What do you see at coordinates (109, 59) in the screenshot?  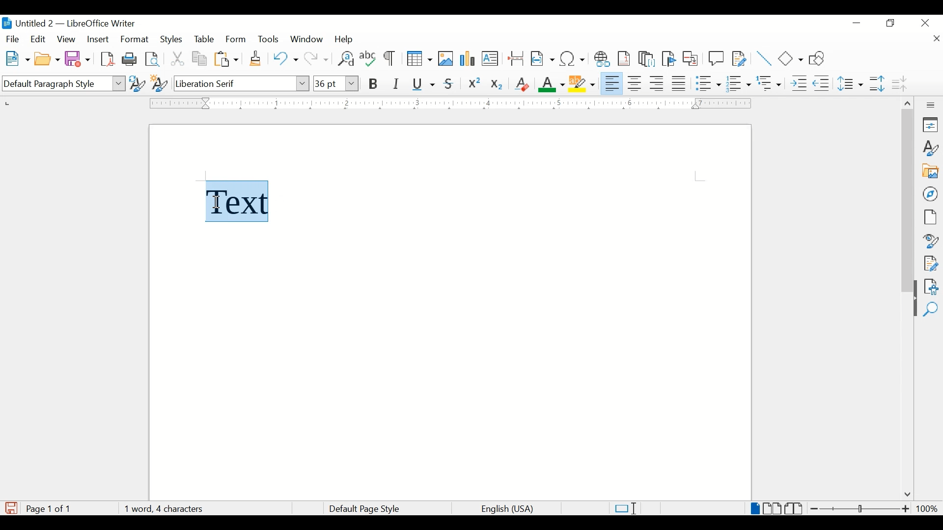 I see `export directly as pdf` at bounding box center [109, 59].